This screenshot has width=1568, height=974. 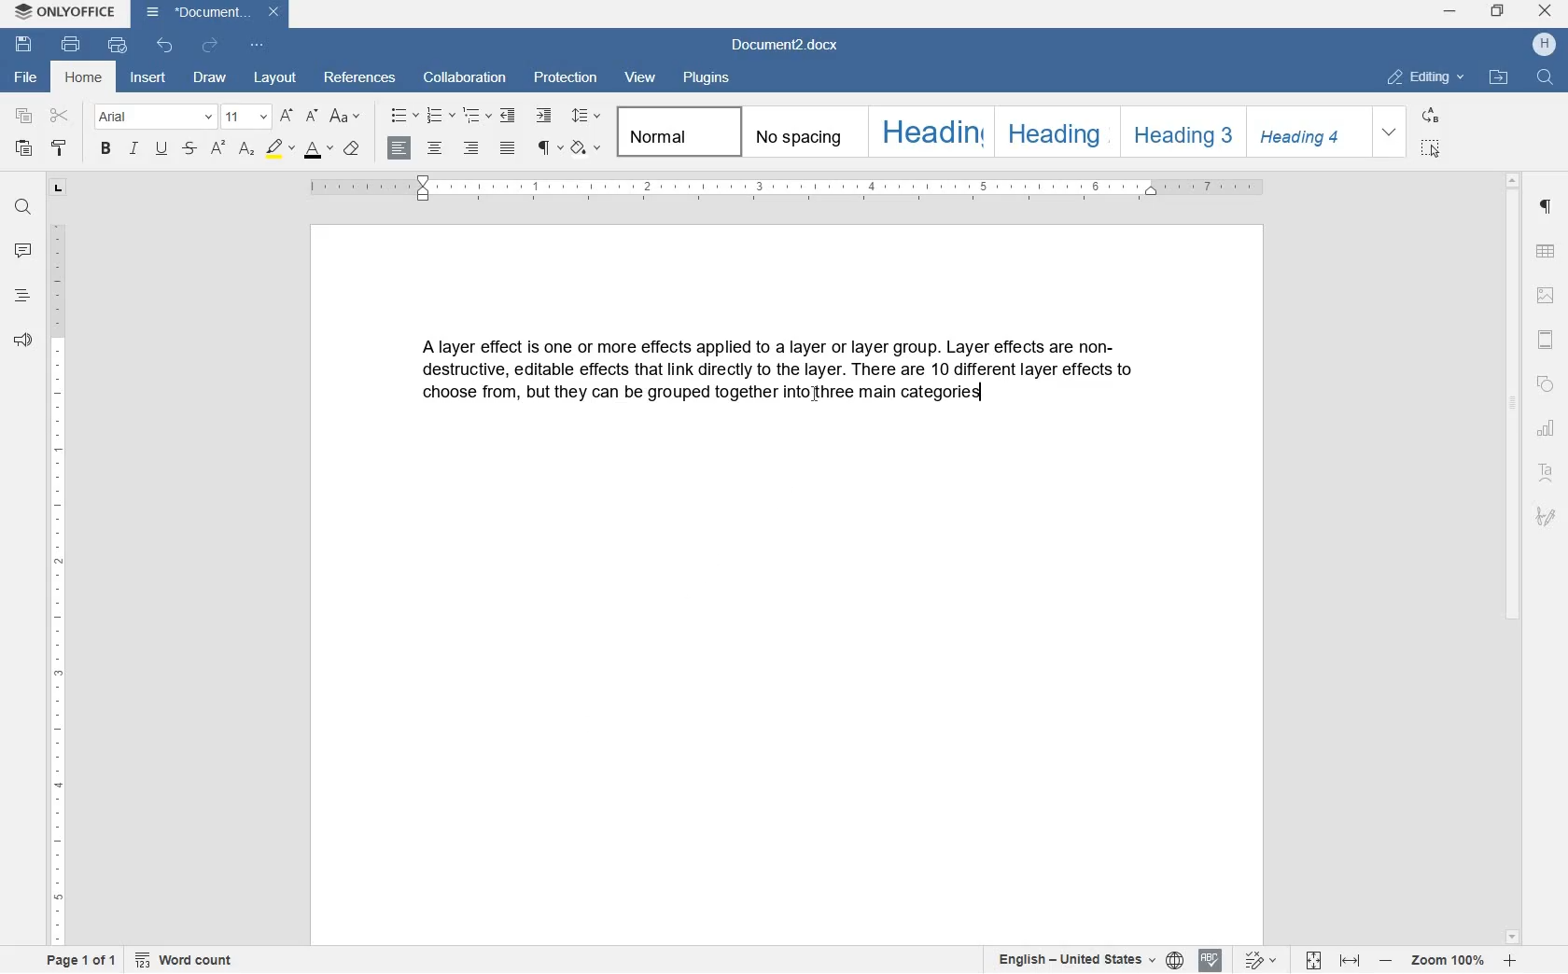 I want to click on print, so click(x=73, y=46).